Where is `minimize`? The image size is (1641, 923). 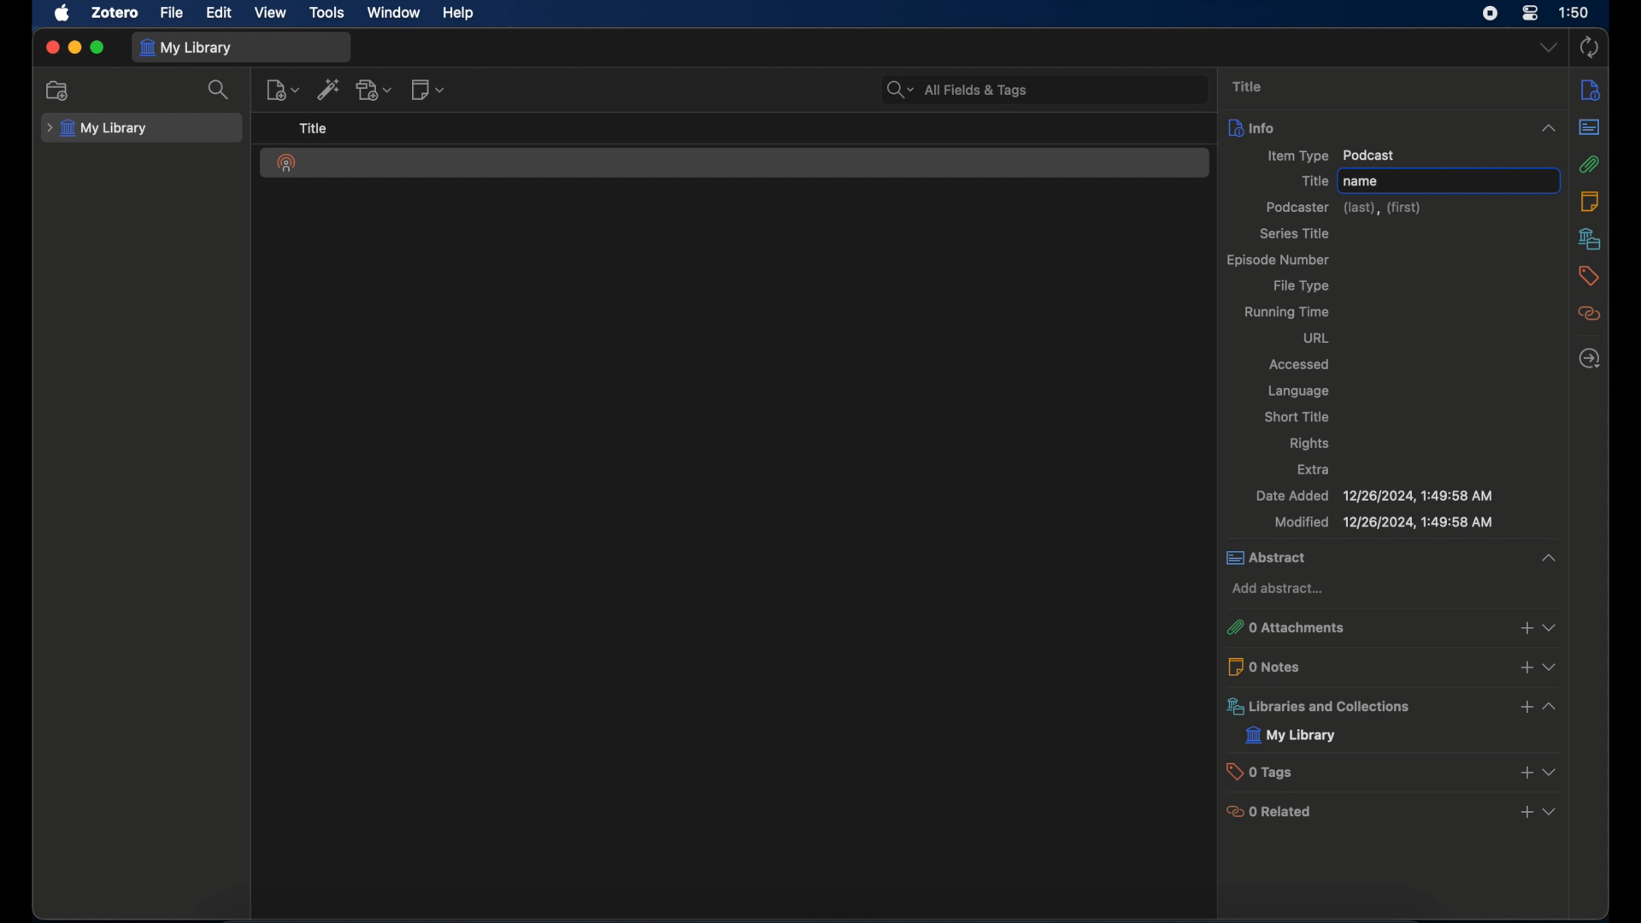
minimize is located at coordinates (74, 49).